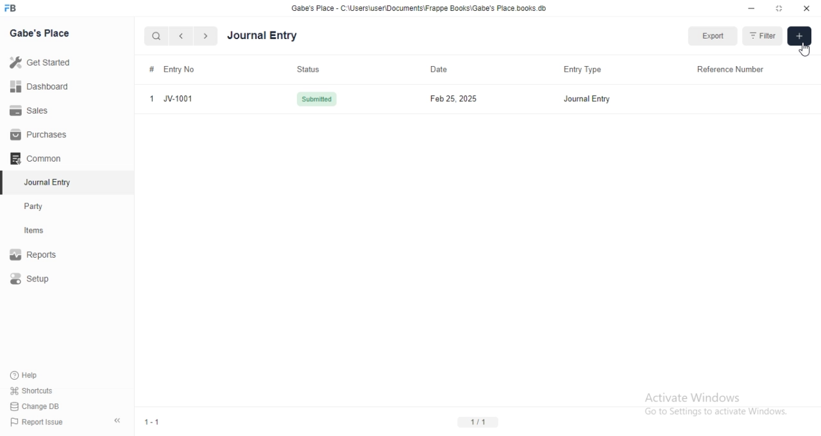  I want to click on JV-1001, so click(178, 99).